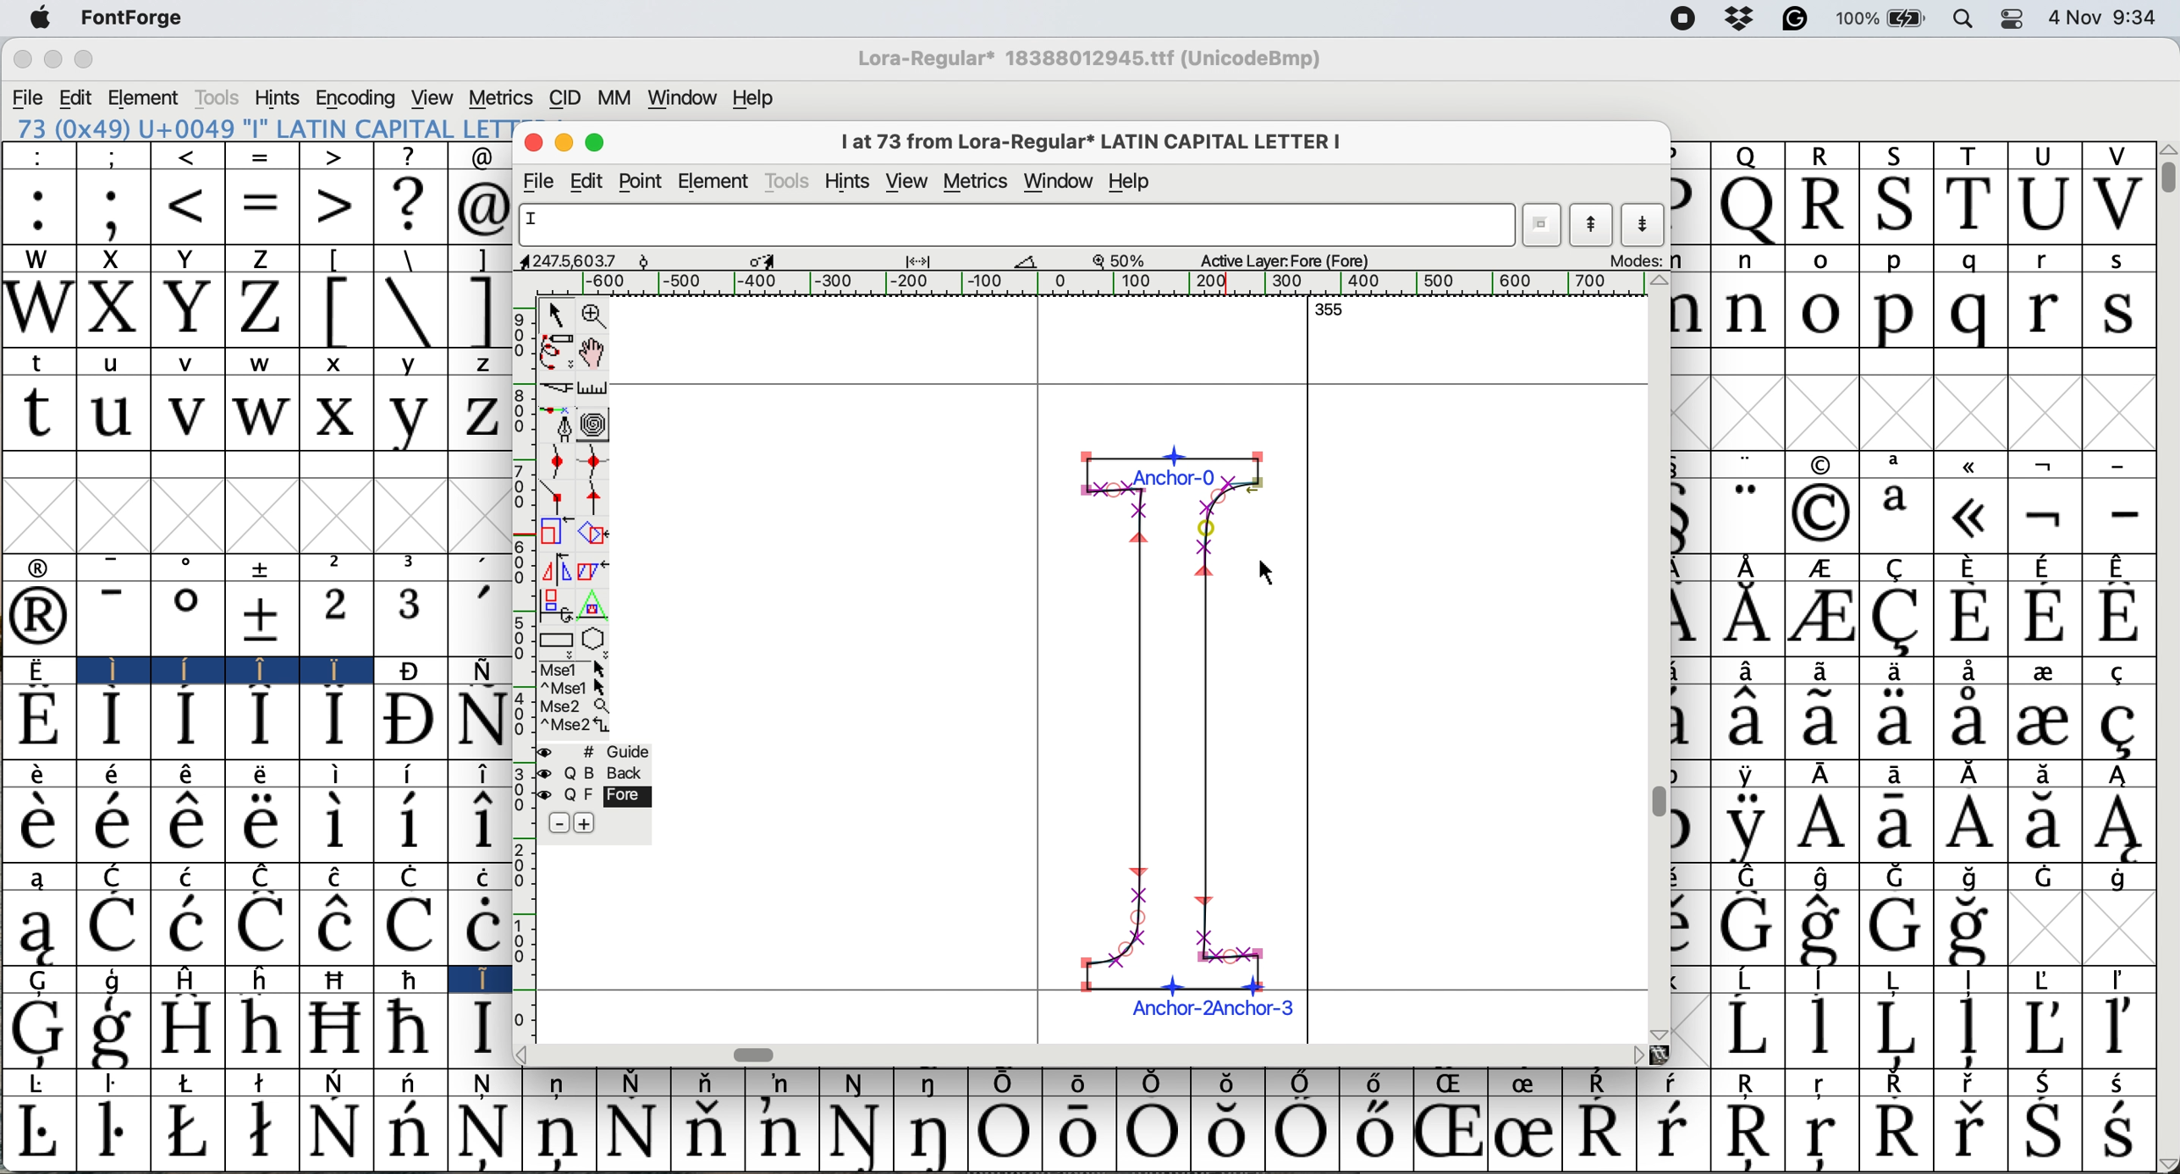  Describe the element at coordinates (2041, 260) in the screenshot. I see `r` at that location.